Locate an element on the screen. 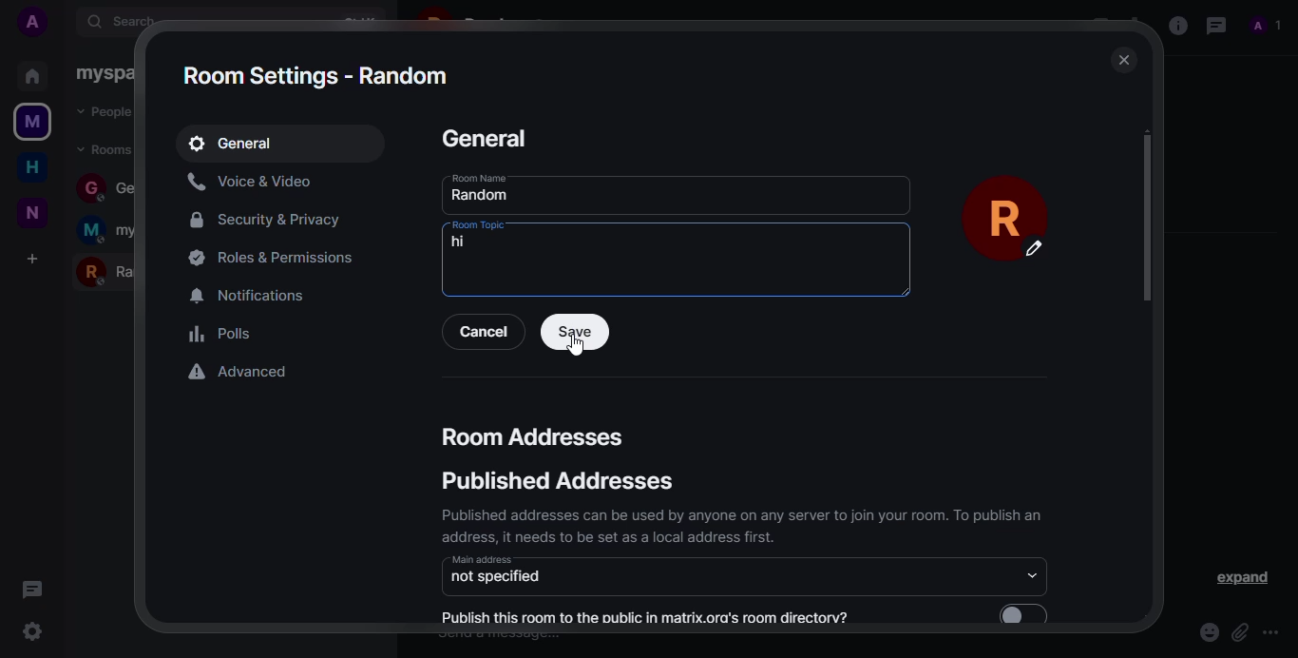 The height and width of the screenshot is (658, 1298). threads is located at coordinates (1215, 27).